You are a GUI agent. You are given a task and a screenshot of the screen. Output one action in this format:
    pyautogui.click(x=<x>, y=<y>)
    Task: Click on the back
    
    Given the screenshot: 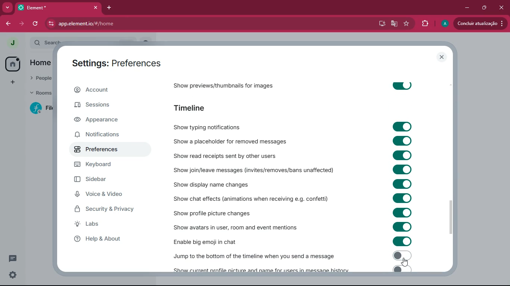 What is the action you would take?
    pyautogui.click(x=6, y=23)
    